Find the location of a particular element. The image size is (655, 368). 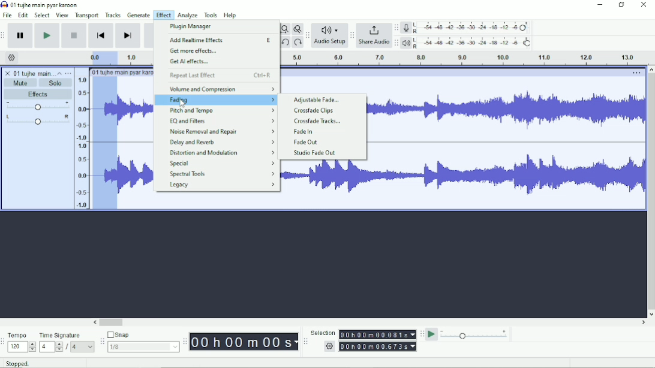

Audio Logo is located at coordinates (330, 28).